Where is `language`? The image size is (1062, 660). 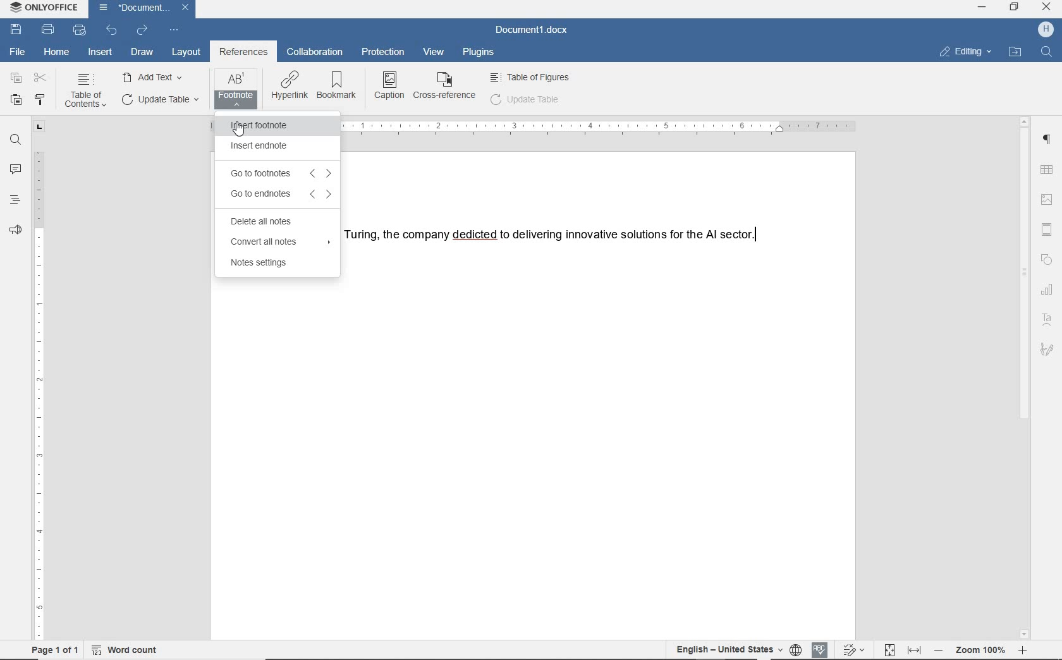 language is located at coordinates (796, 650).